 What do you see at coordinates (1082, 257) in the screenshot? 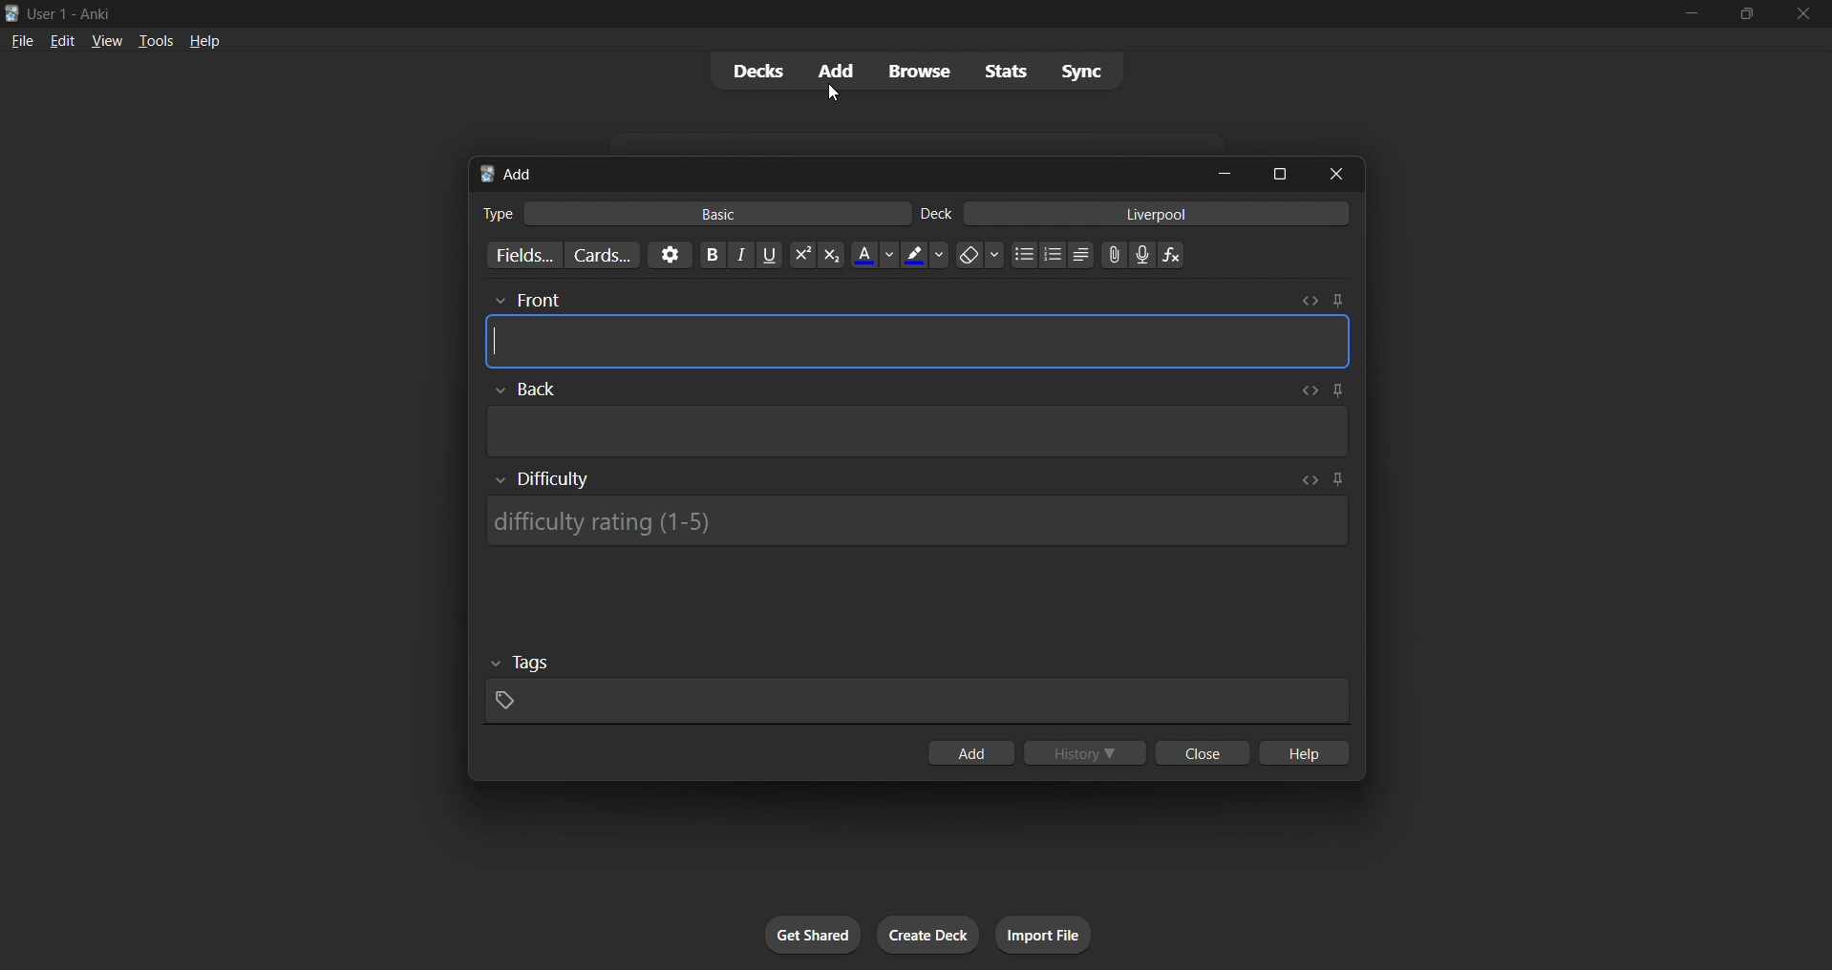
I see `multilevel list` at bounding box center [1082, 257].